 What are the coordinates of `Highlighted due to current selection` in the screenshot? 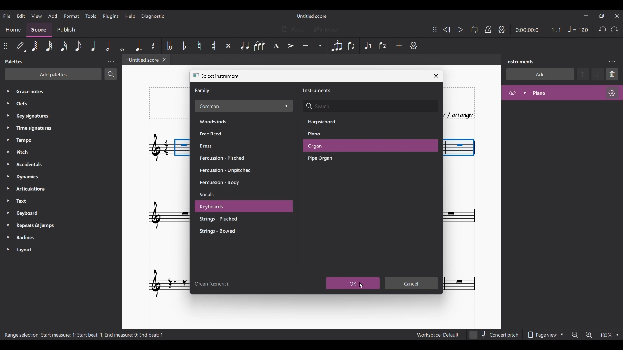 It's located at (368, 46).